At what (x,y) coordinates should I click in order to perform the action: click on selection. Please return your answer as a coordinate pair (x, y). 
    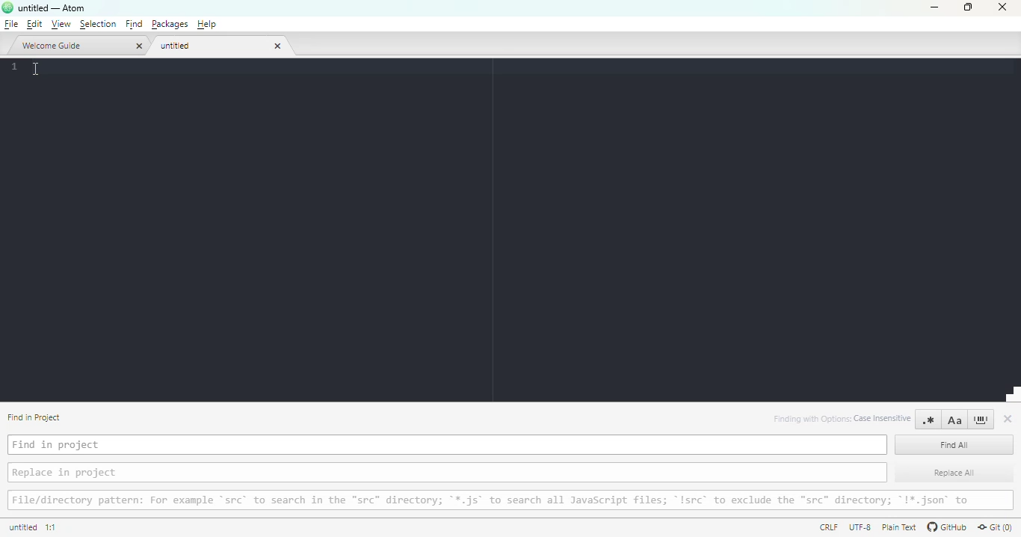
    Looking at the image, I should click on (99, 24).